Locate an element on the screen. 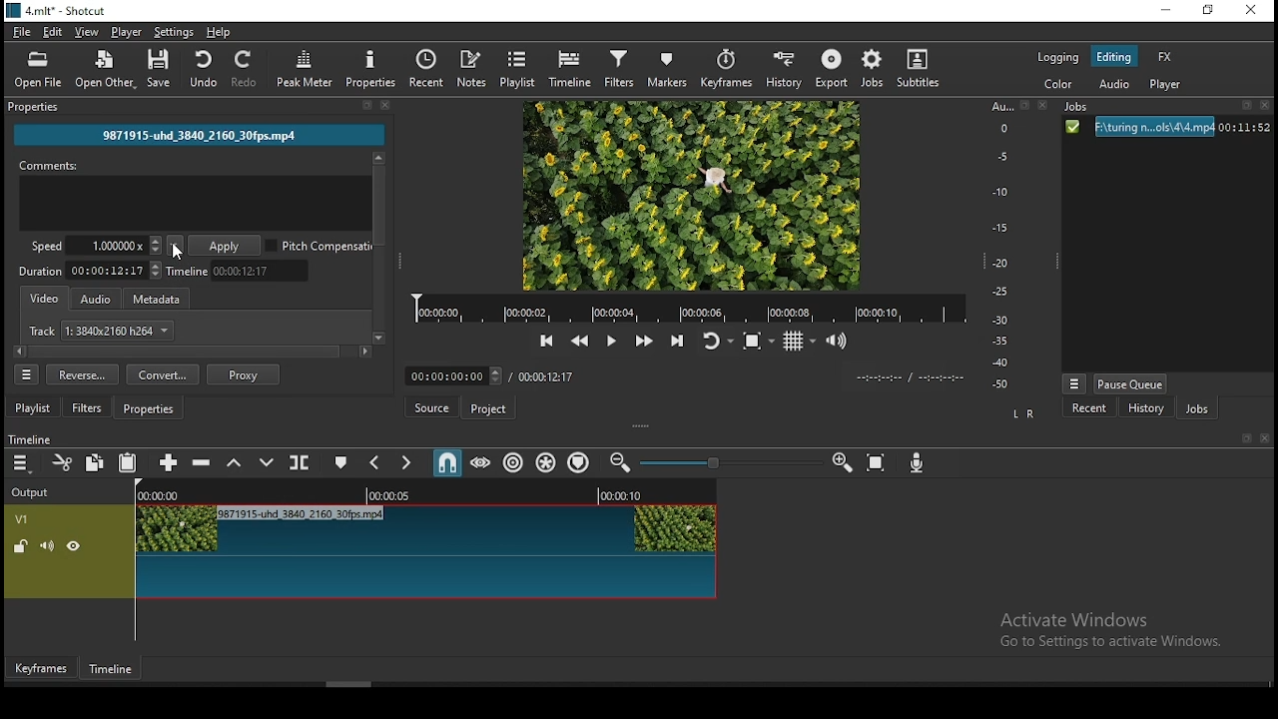 The width and height of the screenshot is (1278, 719). subtitles is located at coordinates (918, 67).